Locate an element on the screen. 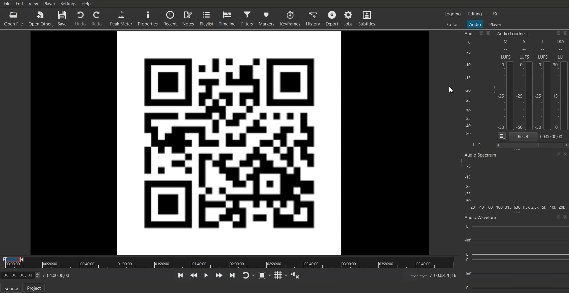 This screenshot has width=569, height=293. Keyframes is located at coordinates (290, 19).